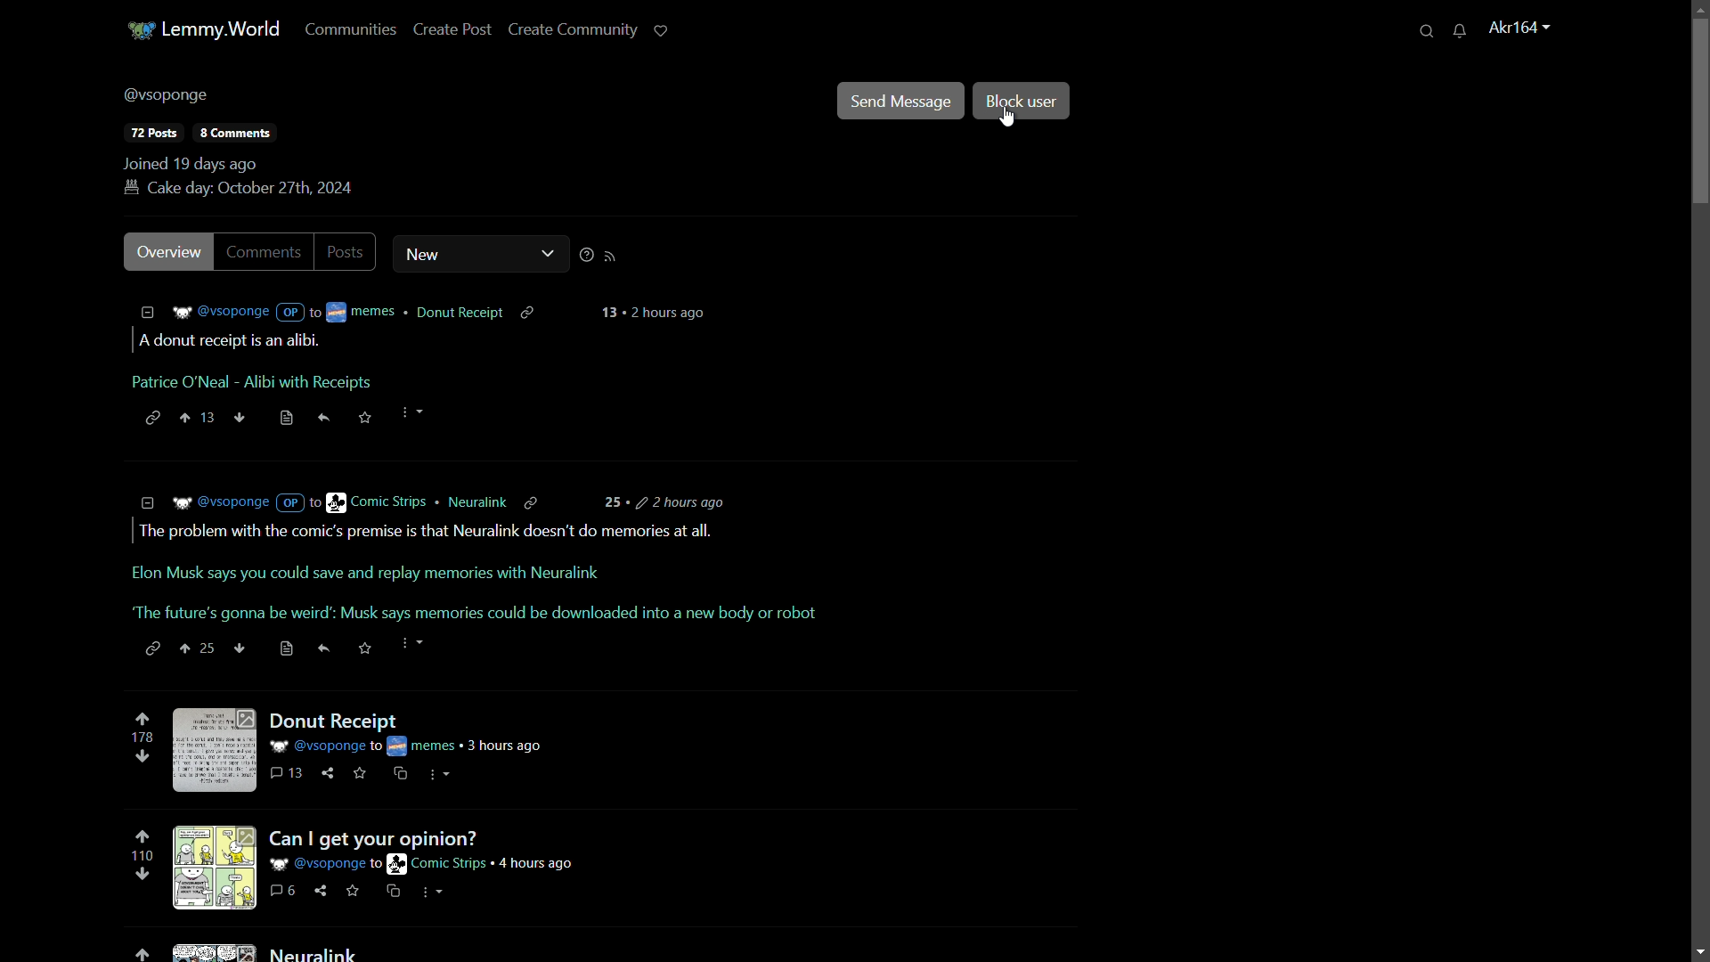 Image resolution: width=1710 pixels, height=962 pixels. I want to click on more, so click(417, 414).